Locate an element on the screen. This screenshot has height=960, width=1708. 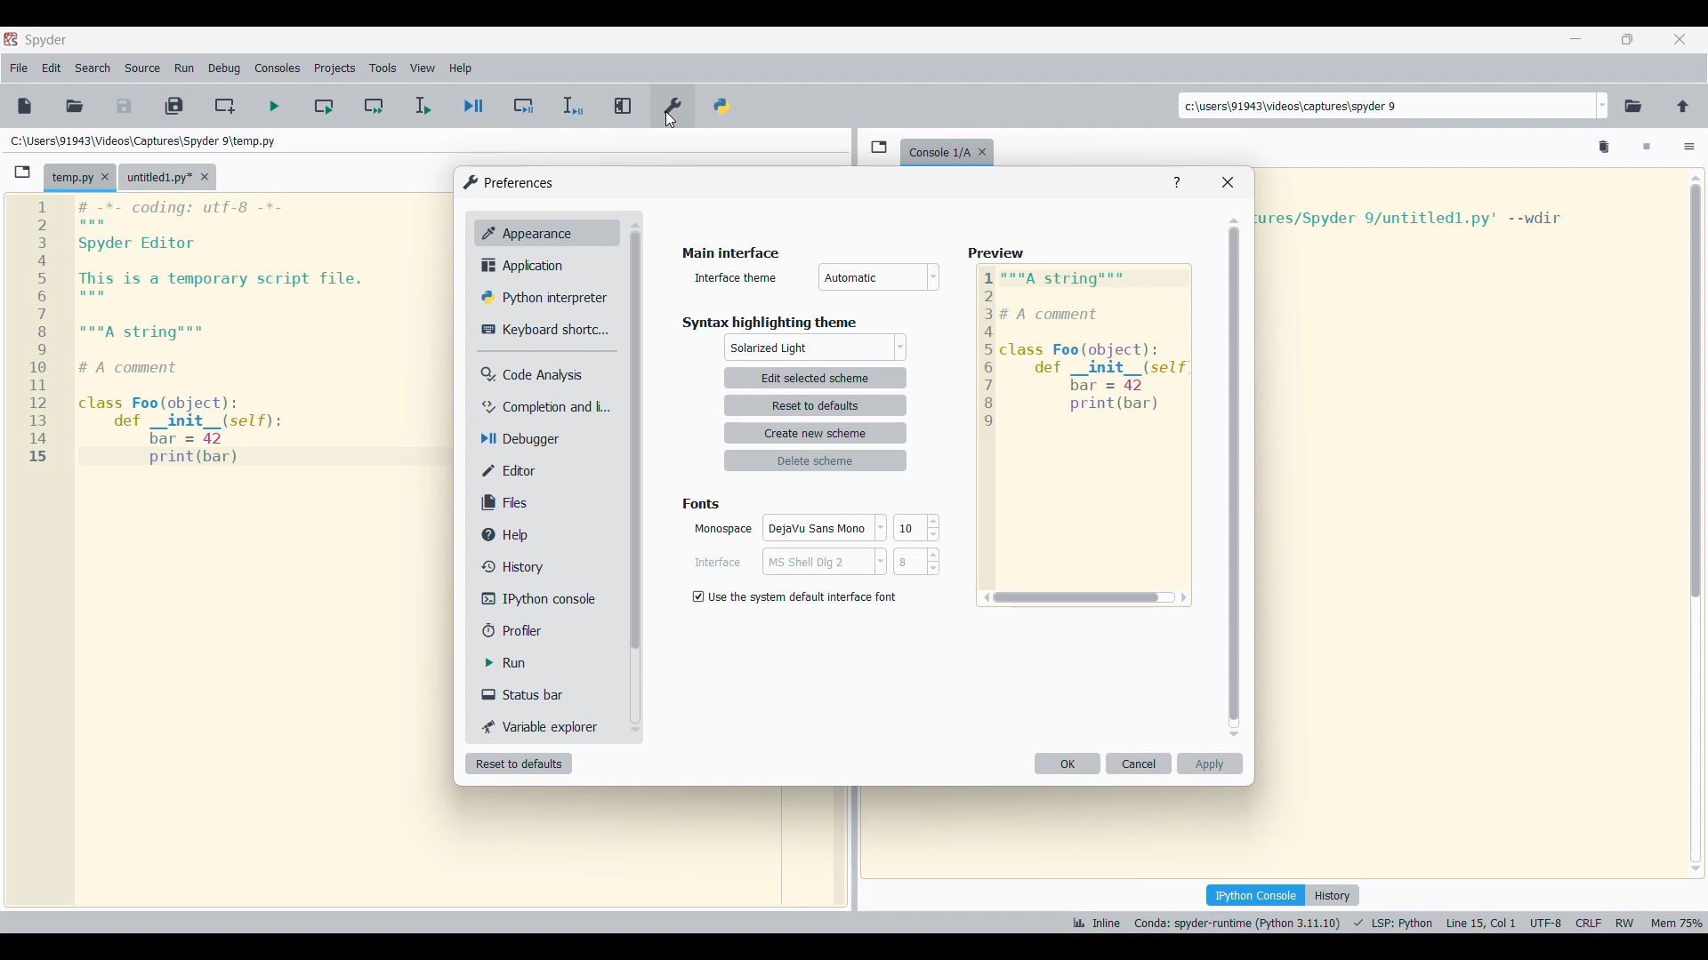
Create new cell at current line is located at coordinates (225, 107).